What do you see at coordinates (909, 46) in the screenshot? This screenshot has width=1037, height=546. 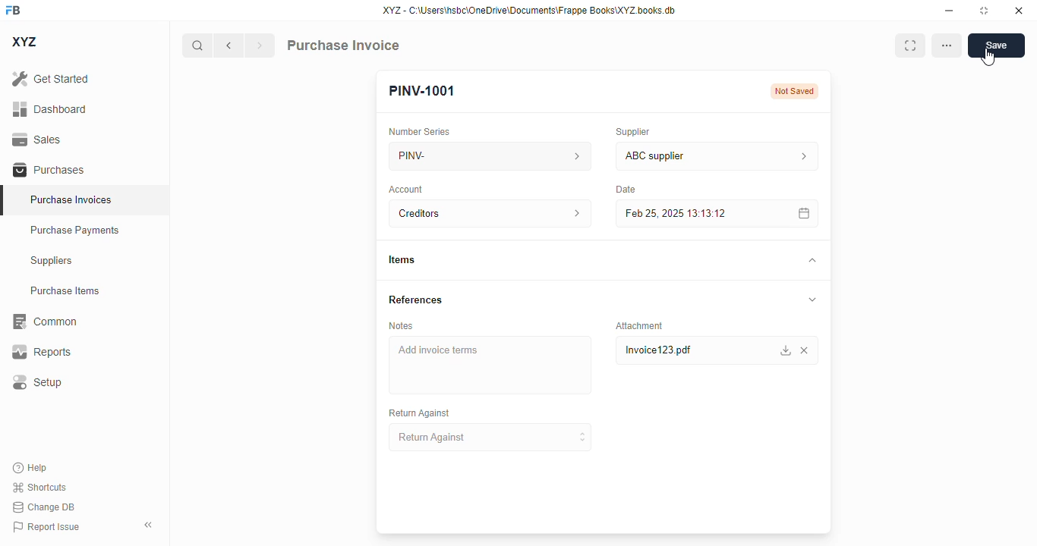 I see `toggle between form and full width` at bounding box center [909, 46].